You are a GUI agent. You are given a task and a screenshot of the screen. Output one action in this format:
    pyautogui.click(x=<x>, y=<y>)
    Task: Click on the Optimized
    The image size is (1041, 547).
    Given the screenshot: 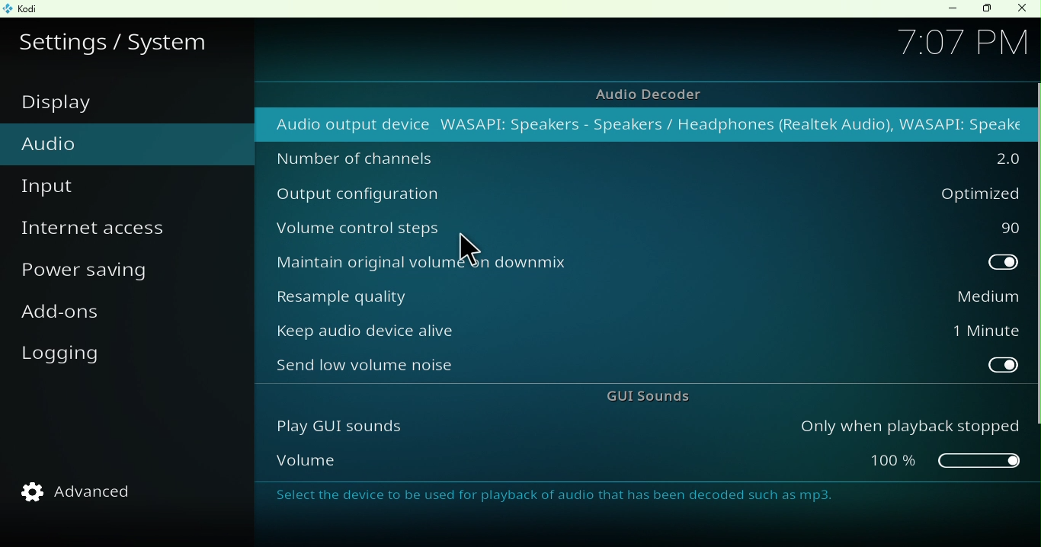 What is the action you would take?
    pyautogui.click(x=930, y=194)
    